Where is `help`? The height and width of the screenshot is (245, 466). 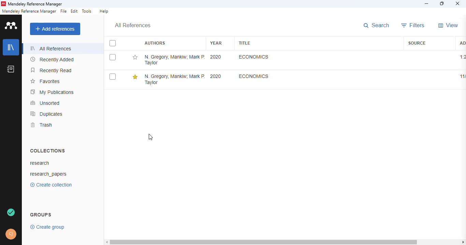 help is located at coordinates (104, 11).